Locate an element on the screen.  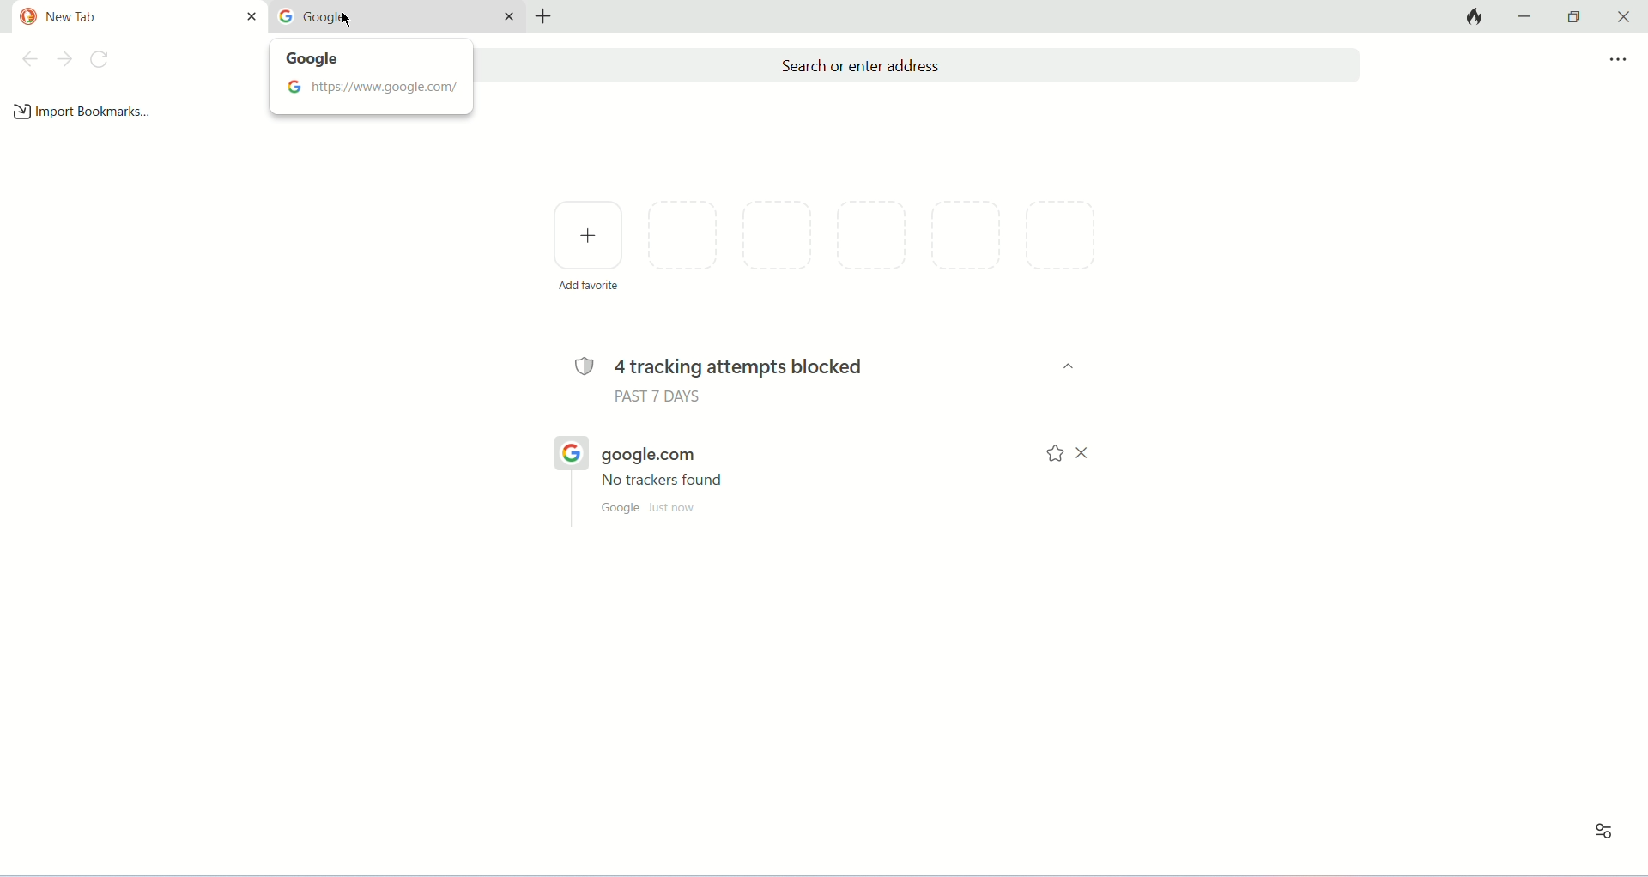
new tab is located at coordinates (106, 20).